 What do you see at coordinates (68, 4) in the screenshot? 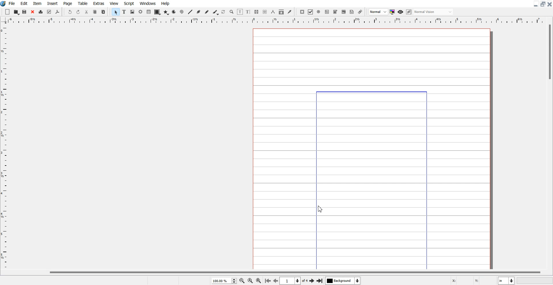
I see `Page` at bounding box center [68, 4].